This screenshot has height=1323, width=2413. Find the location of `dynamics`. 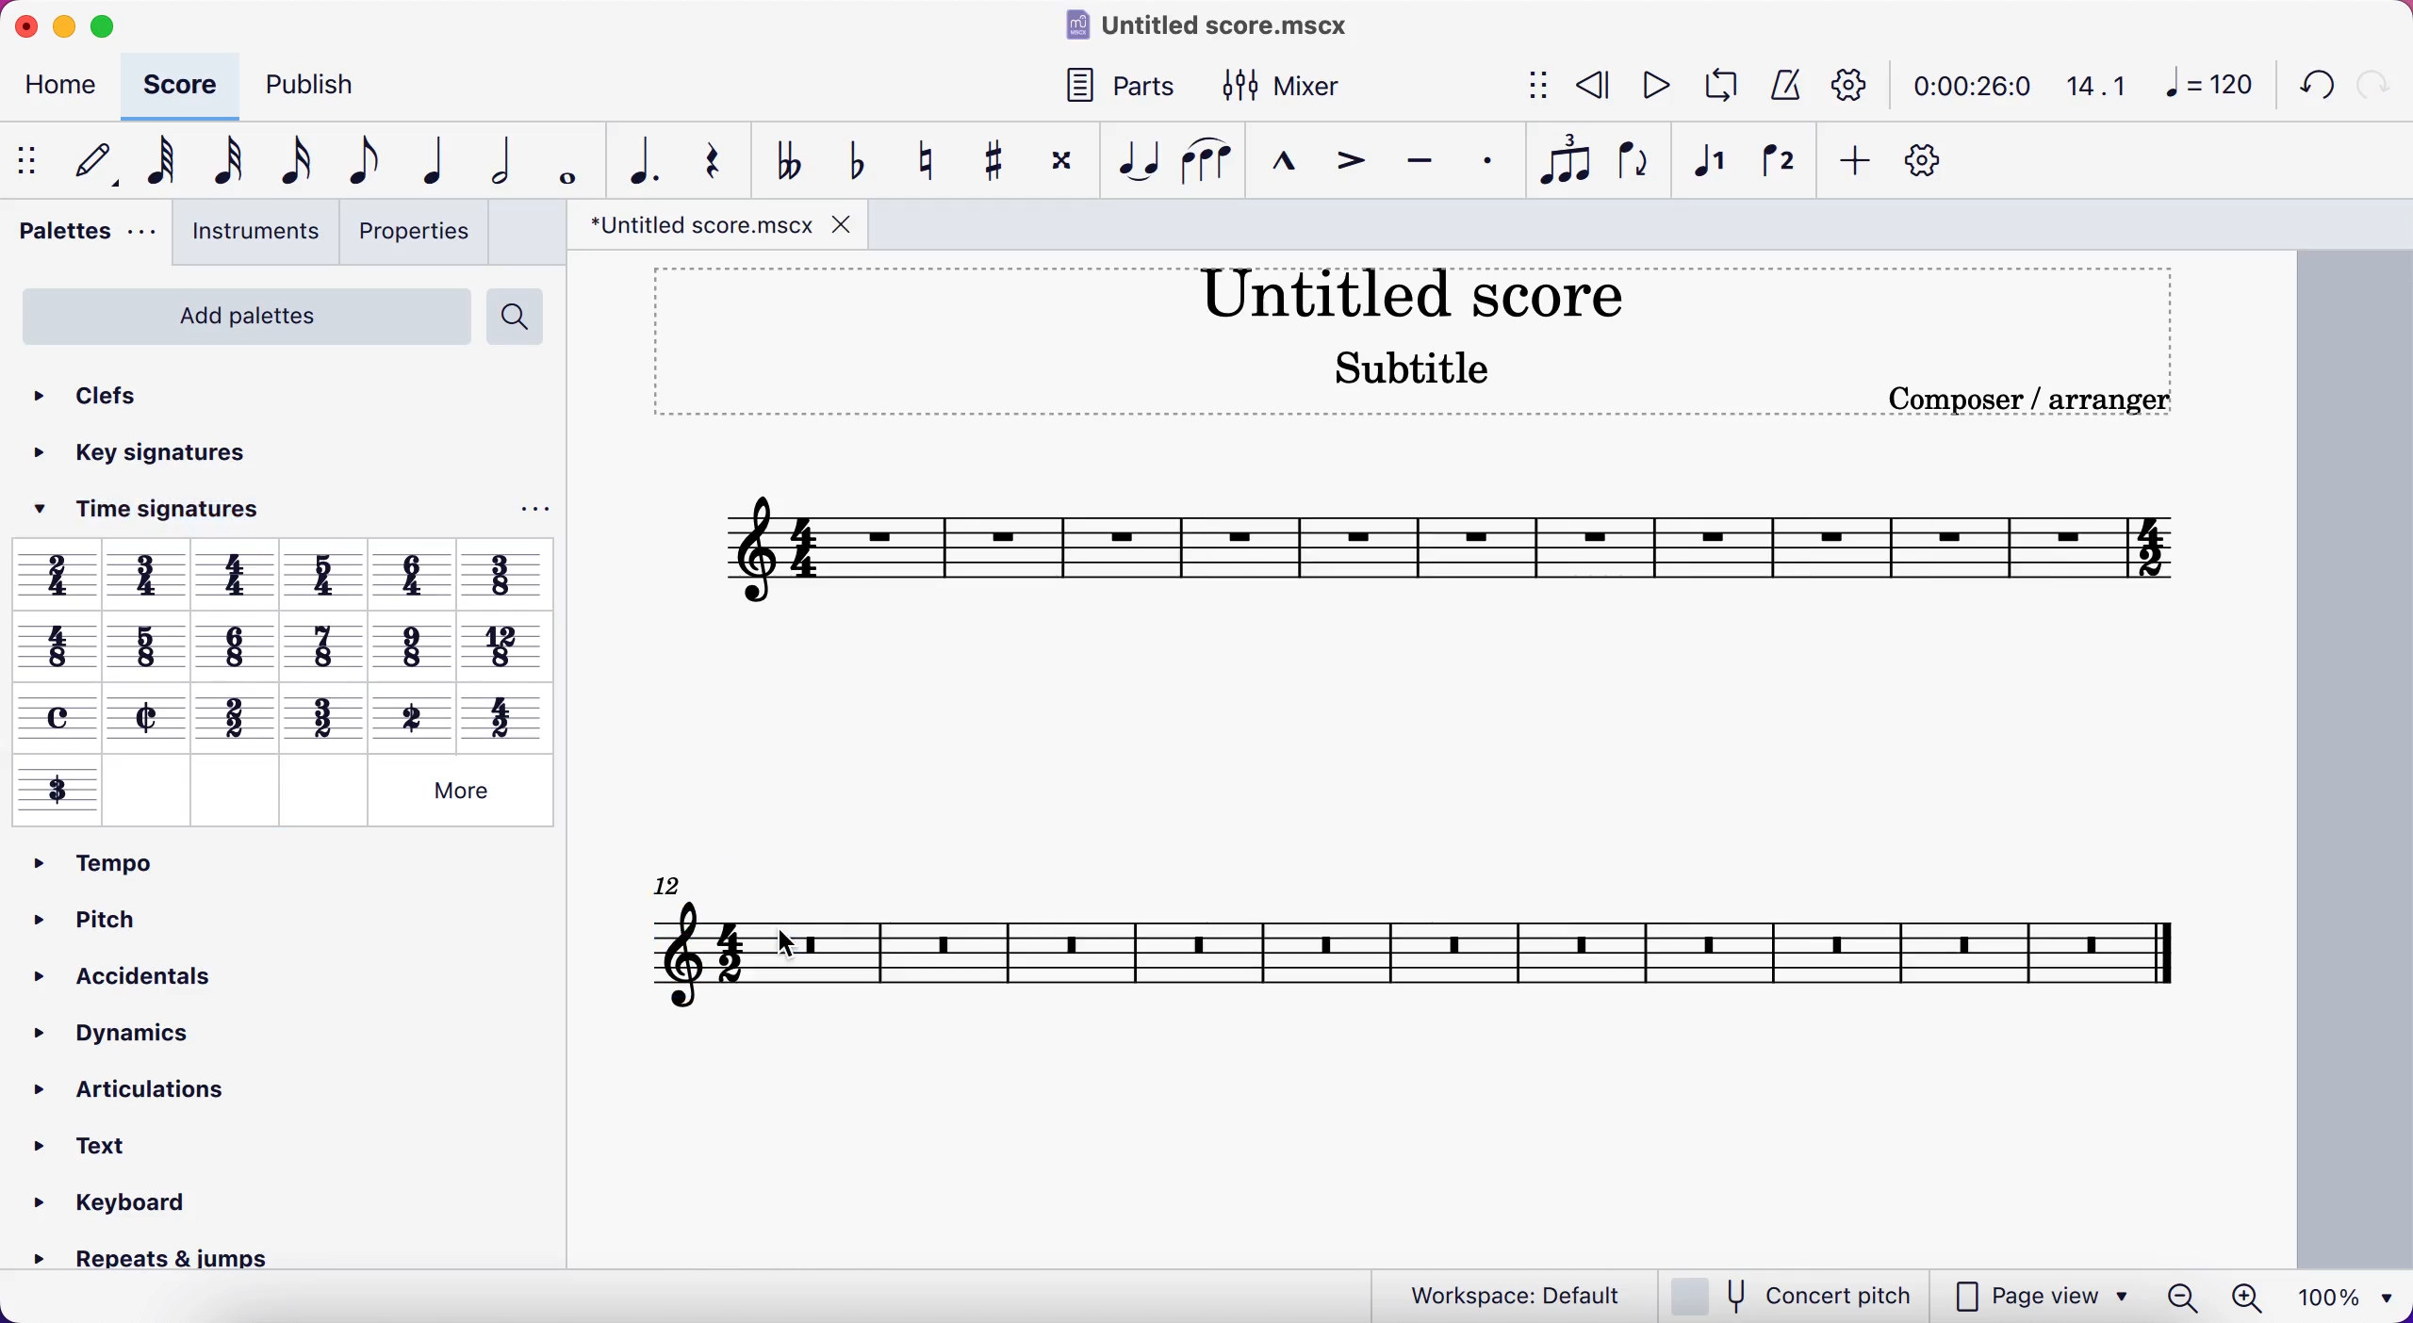

dynamics is located at coordinates (136, 1027).